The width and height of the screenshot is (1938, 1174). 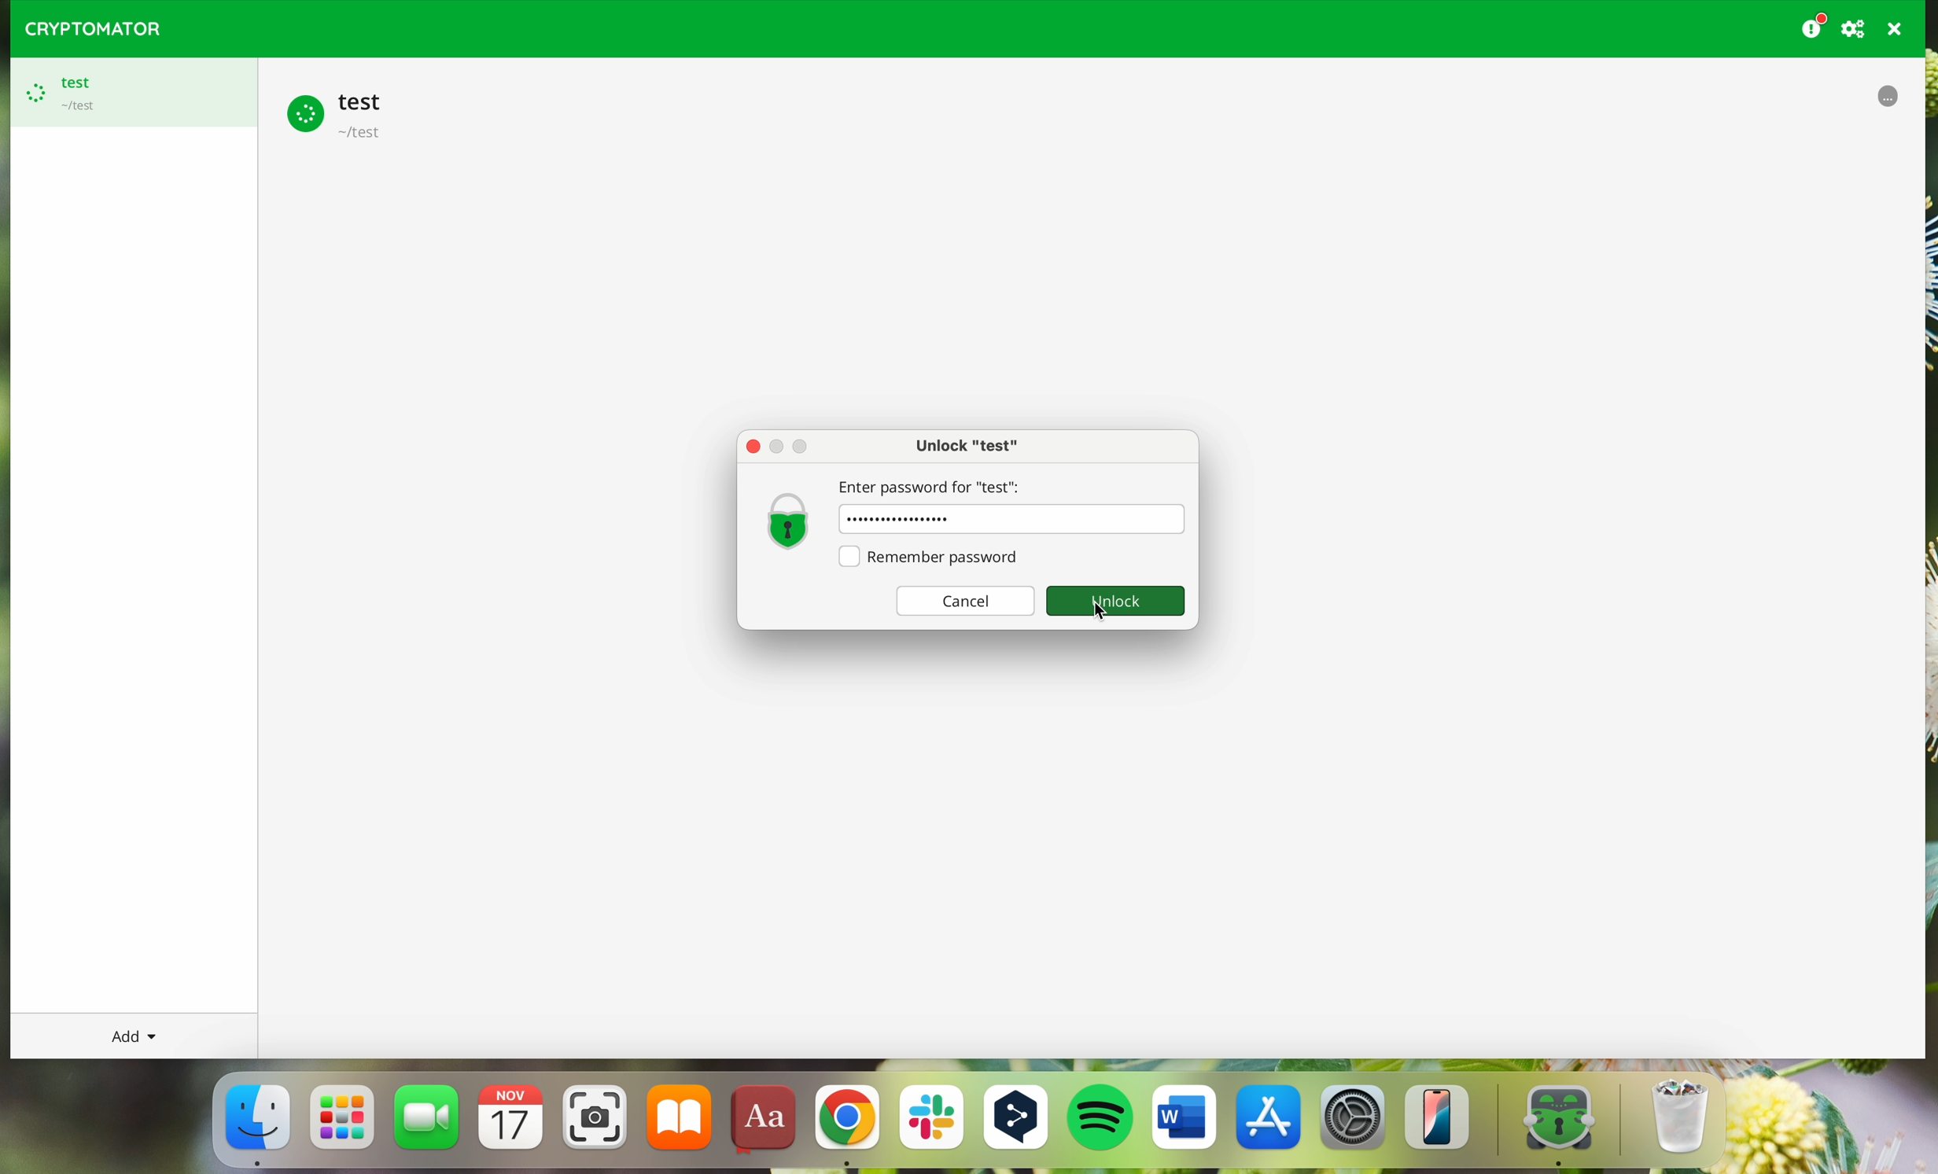 What do you see at coordinates (1886, 96) in the screenshot?
I see `processing` at bounding box center [1886, 96].